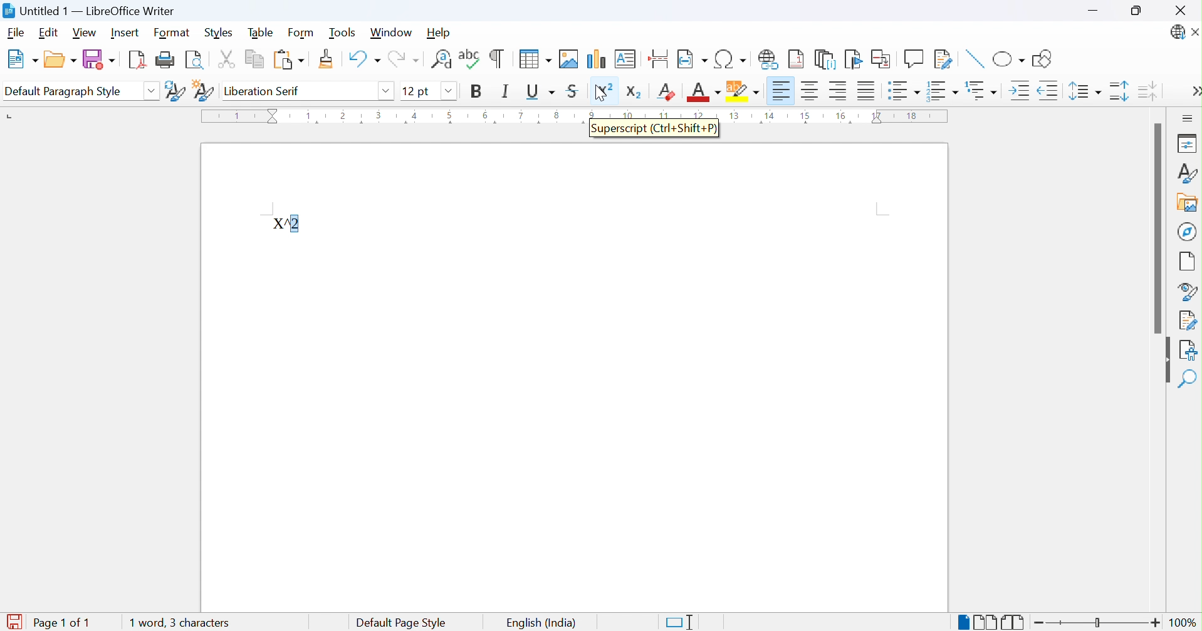 The width and height of the screenshot is (1202, 631). I want to click on Save, so click(100, 59).